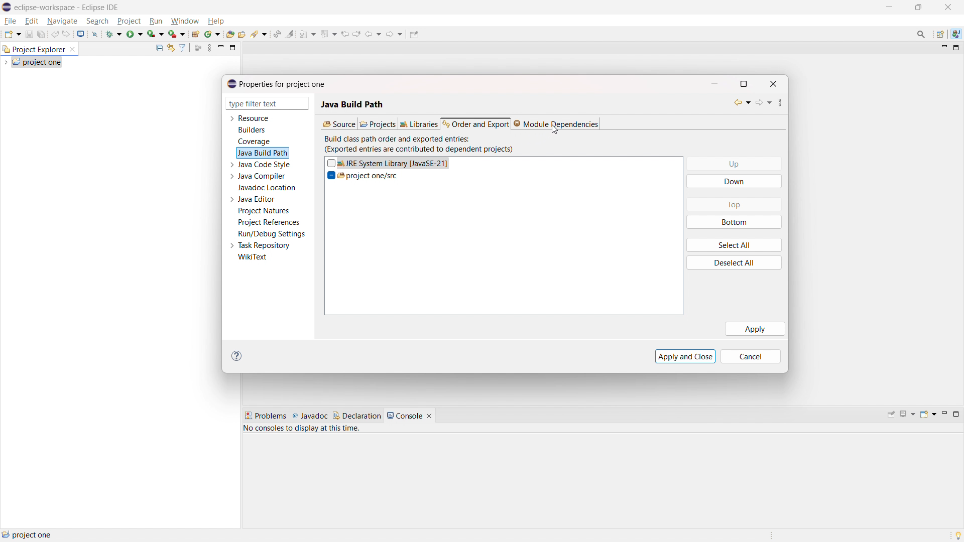  Describe the element at coordinates (735, 262) in the screenshot. I see `deselect all` at that location.